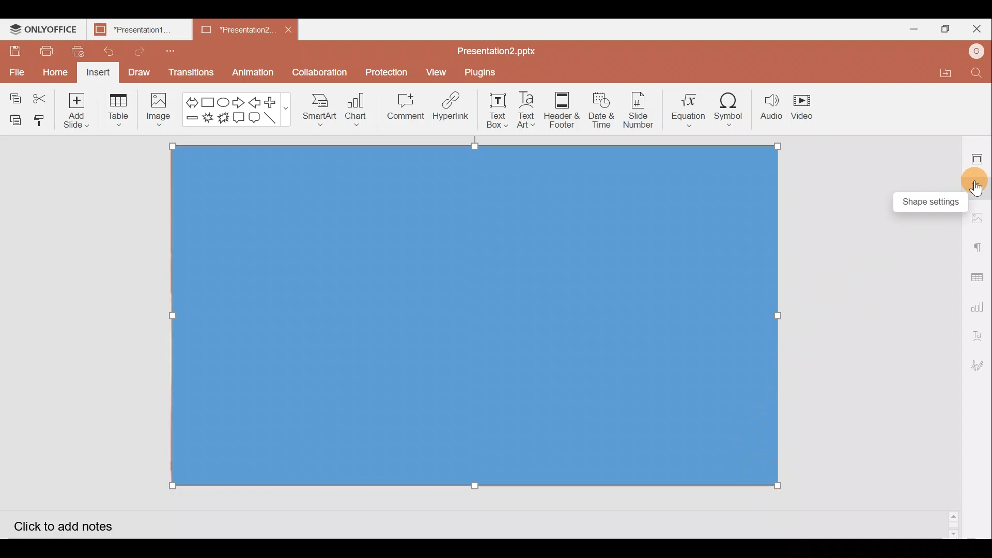 The image size is (992, 558). Describe the element at coordinates (320, 72) in the screenshot. I see `Collaboration` at that location.